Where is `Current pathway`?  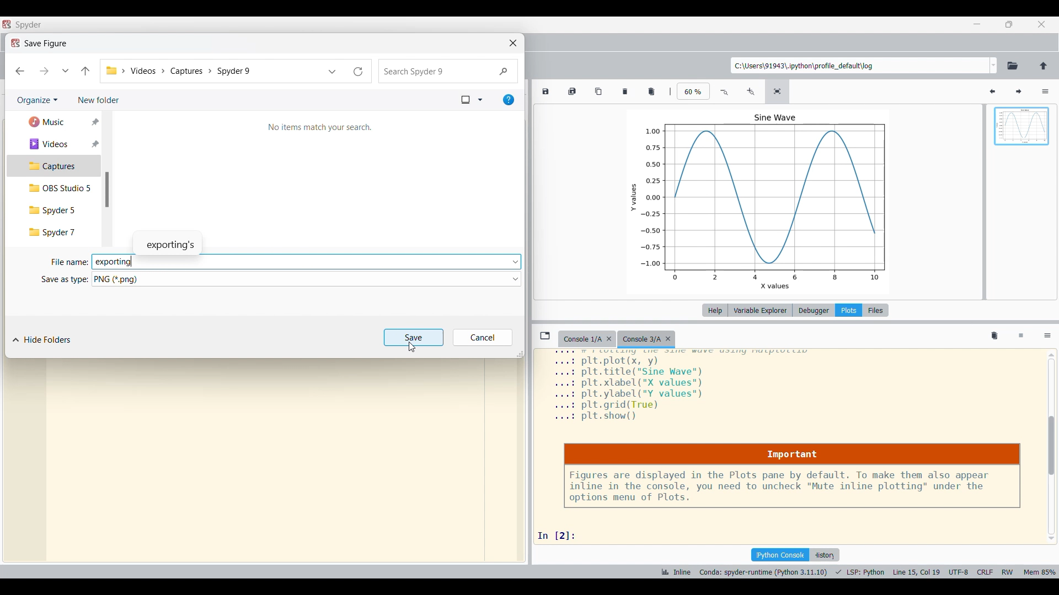 Current pathway is located at coordinates (211, 71).